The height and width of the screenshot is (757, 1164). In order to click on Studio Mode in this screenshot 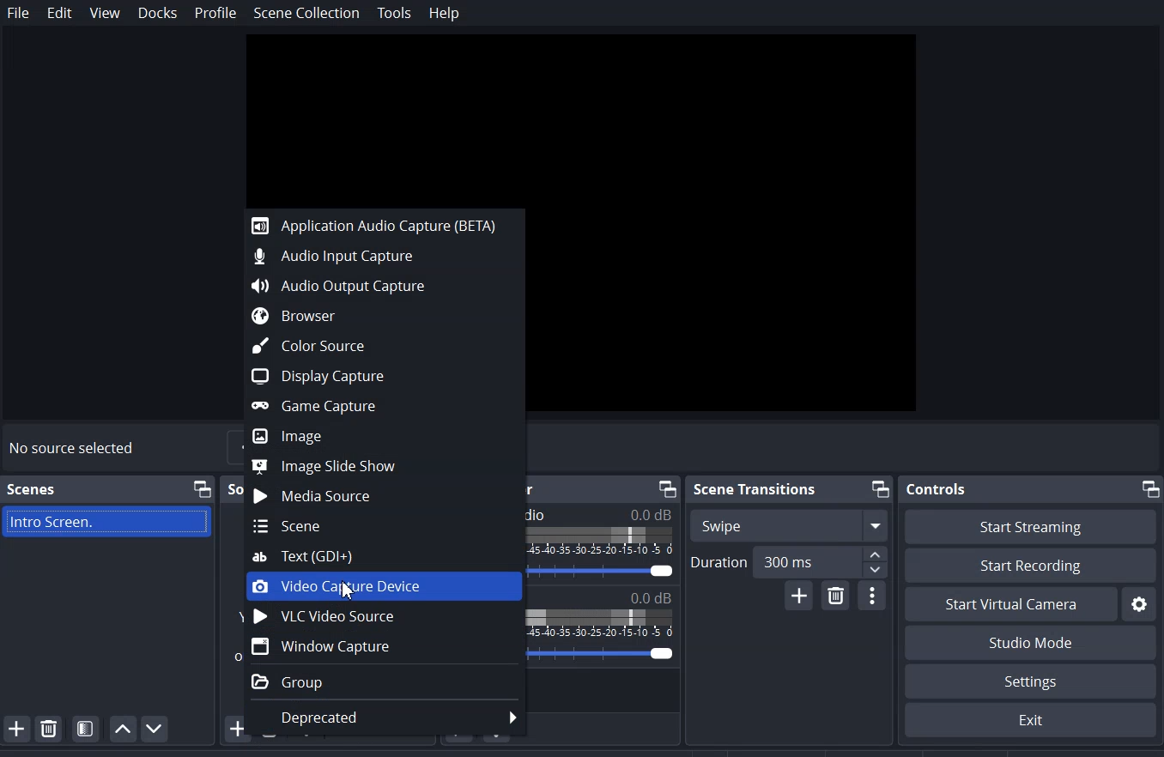, I will do `click(1029, 643)`.